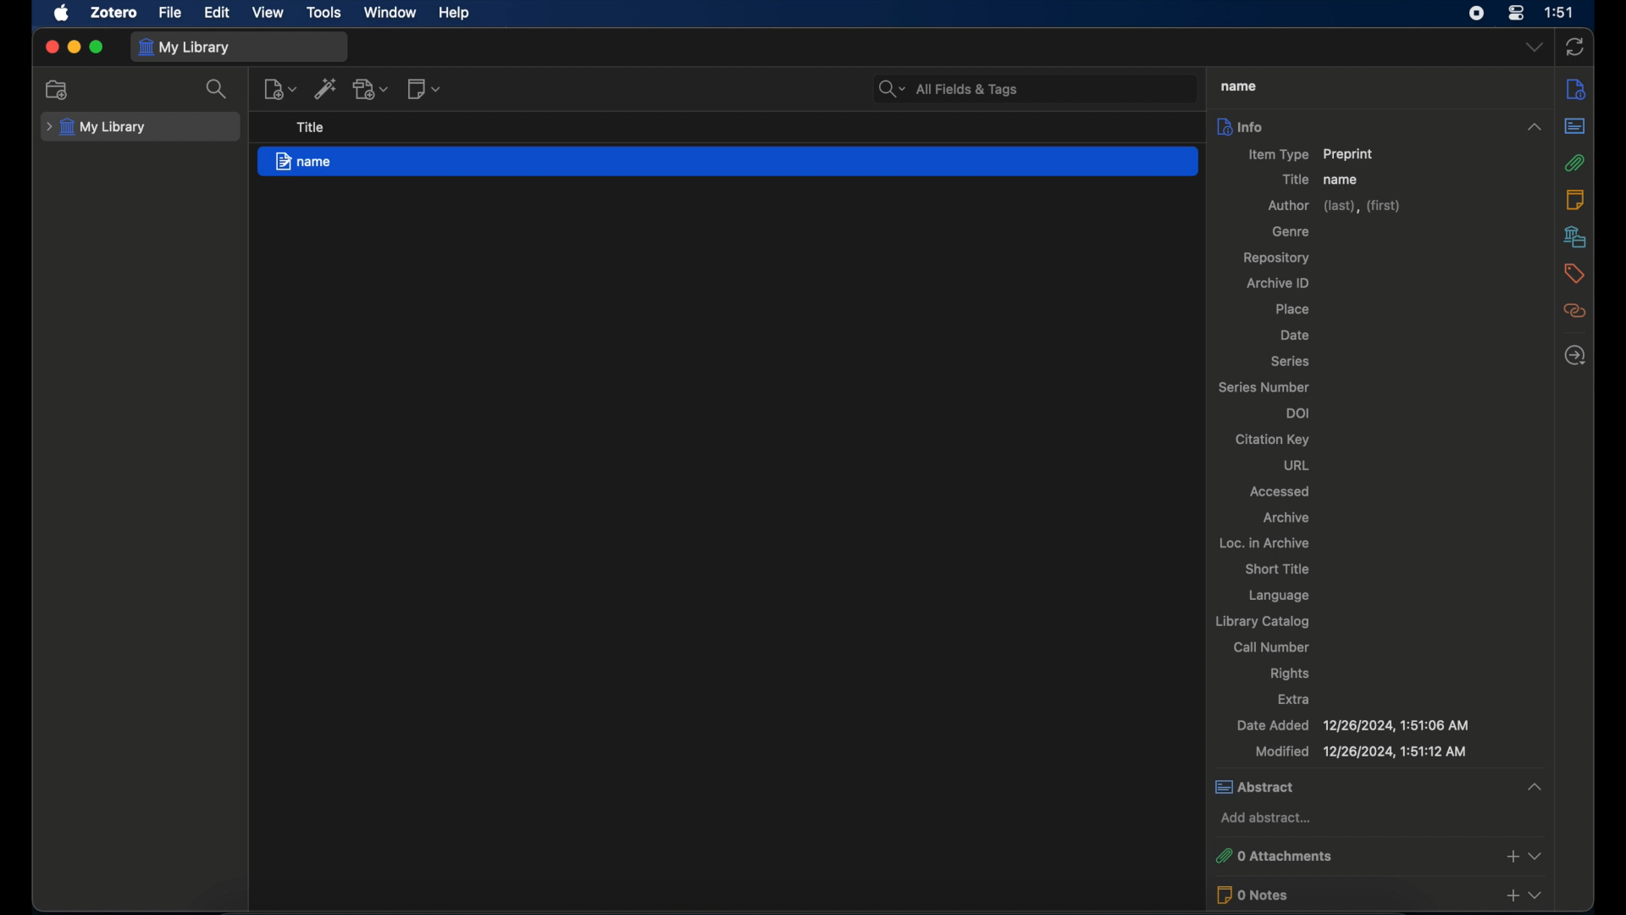 The image size is (1626, 915). What do you see at coordinates (1274, 647) in the screenshot?
I see `call number` at bounding box center [1274, 647].